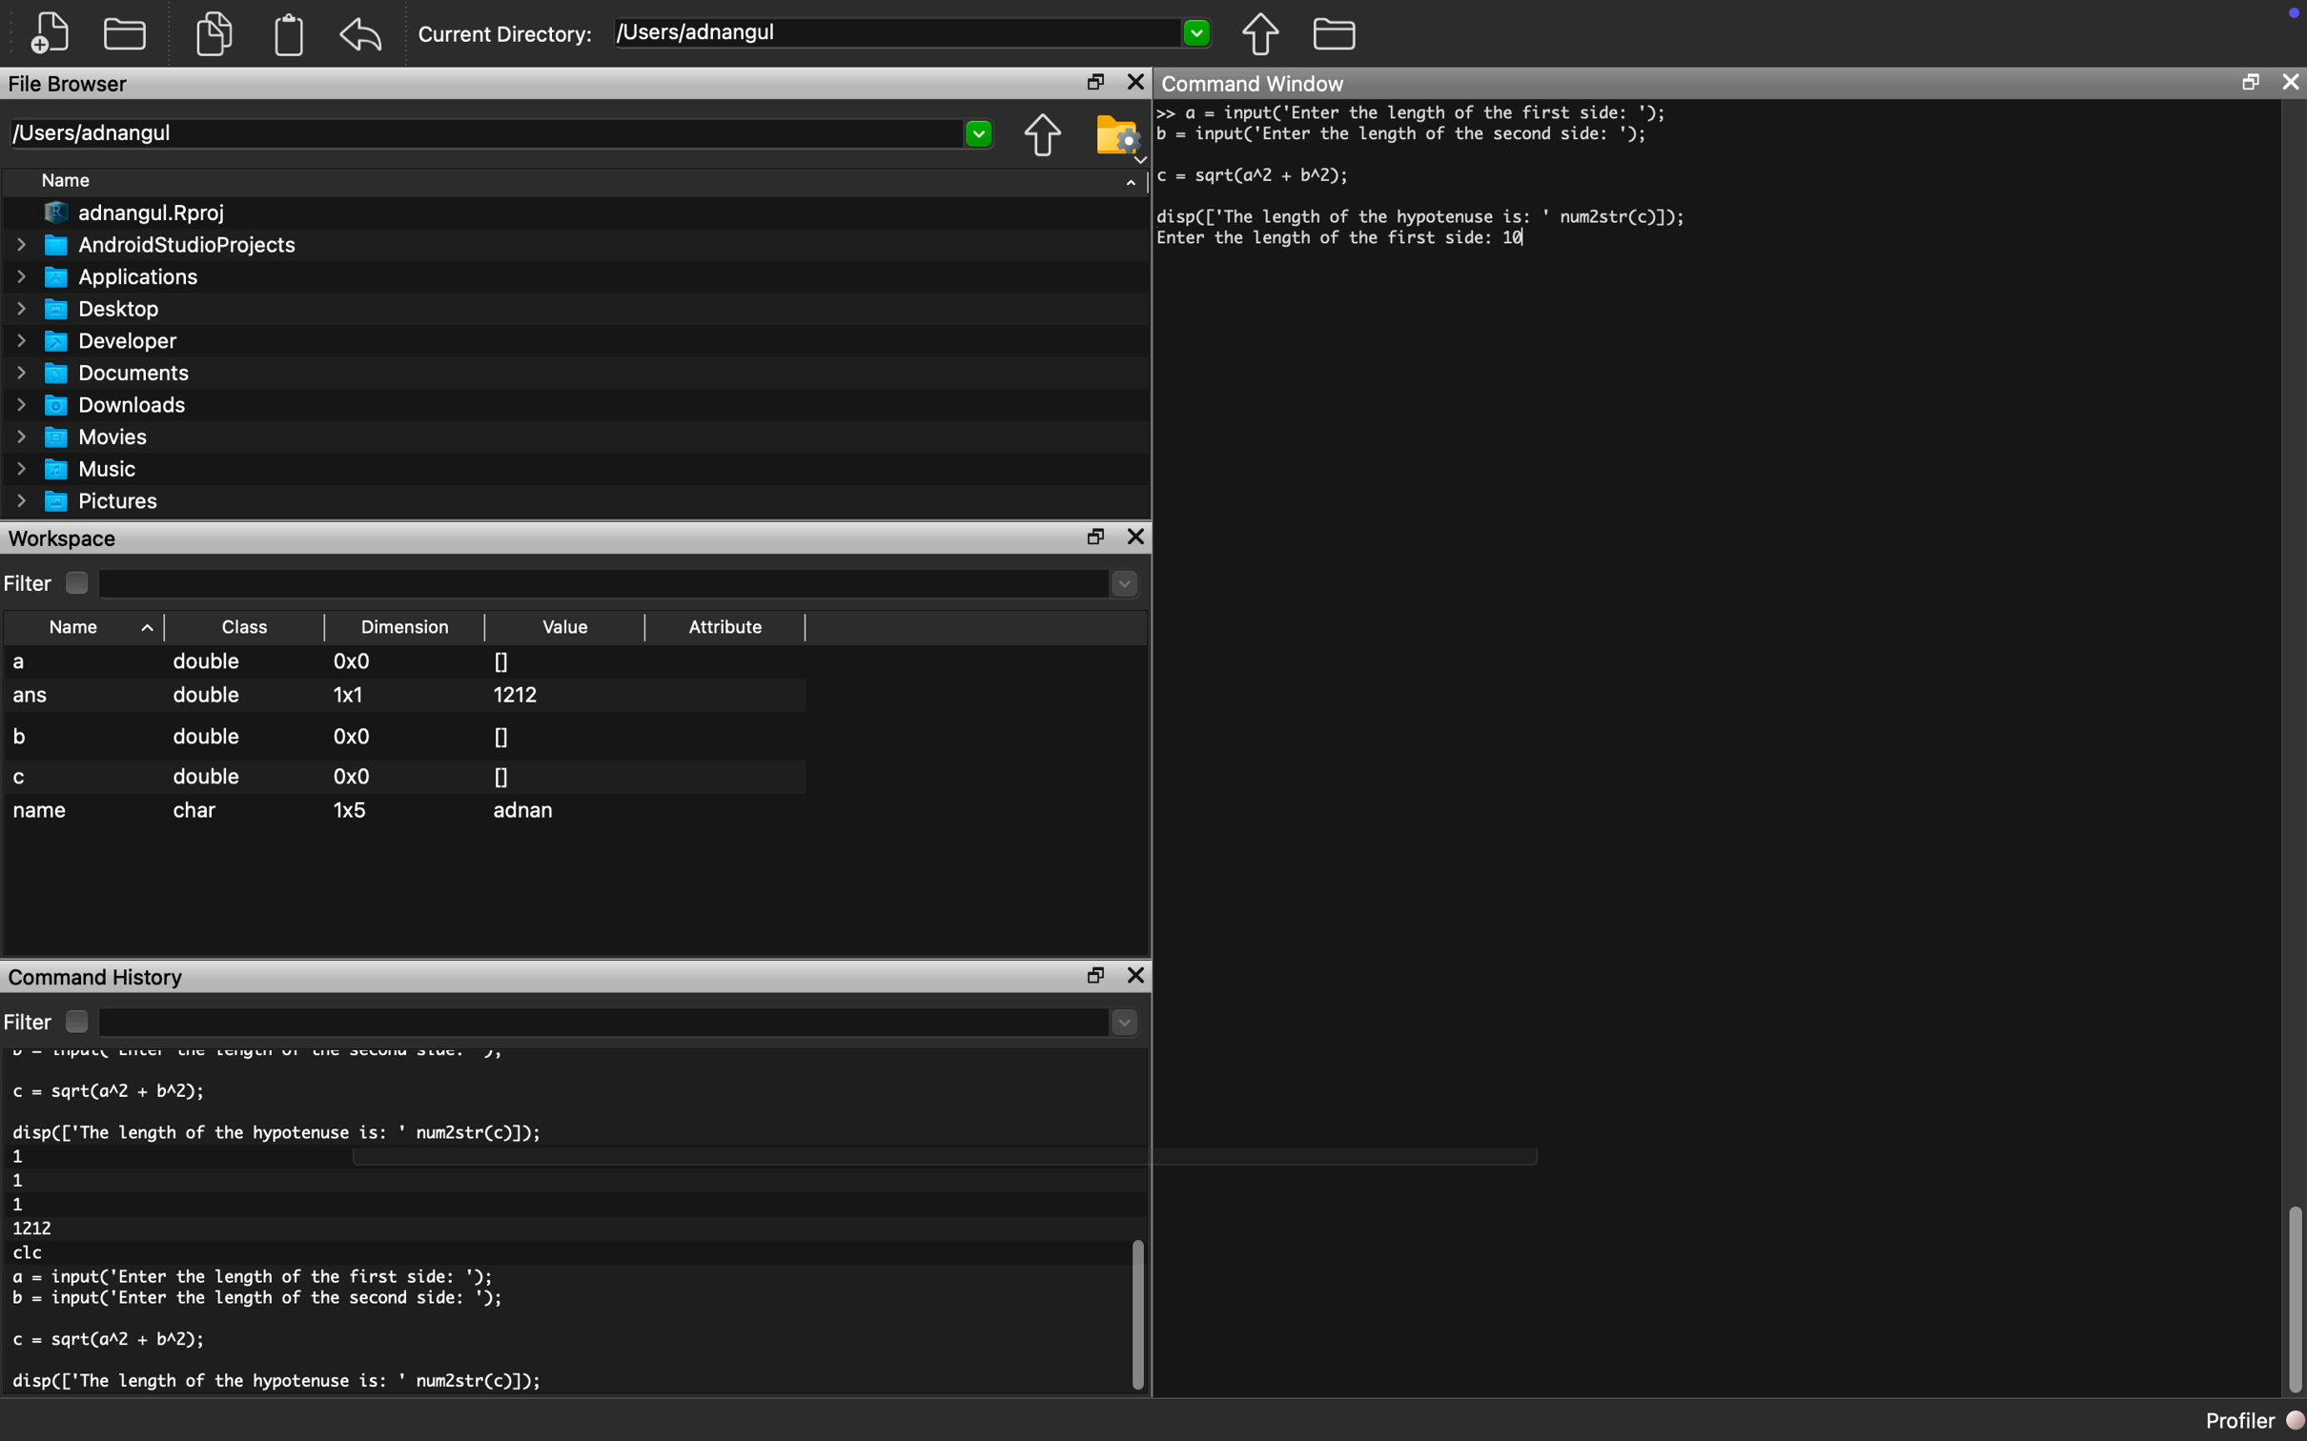 This screenshot has height=1441, width=2307. I want to click on close, so click(1135, 83).